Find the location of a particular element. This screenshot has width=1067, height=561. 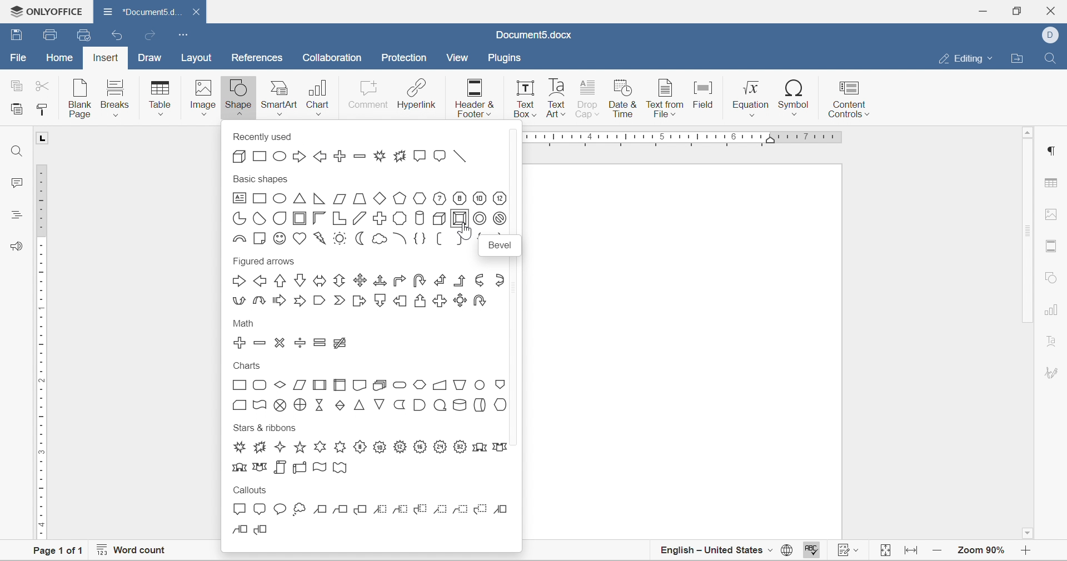

math is located at coordinates (292, 334).